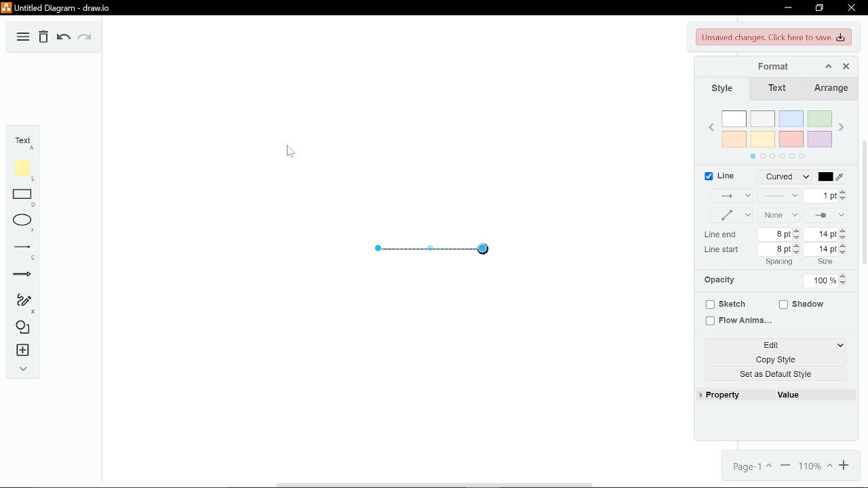  What do you see at coordinates (435, 261) in the screenshot?
I see `Arrow changed to round shape` at bounding box center [435, 261].